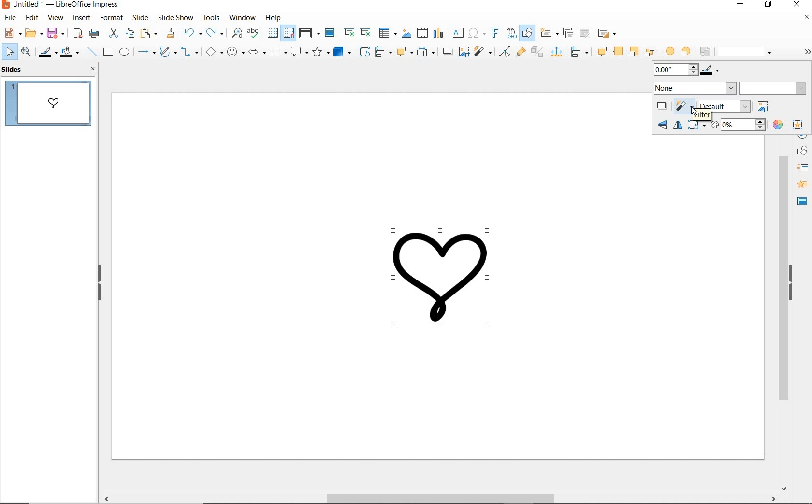  What do you see at coordinates (148, 34) in the screenshot?
I see `paste` at bounding box center [148, 34].